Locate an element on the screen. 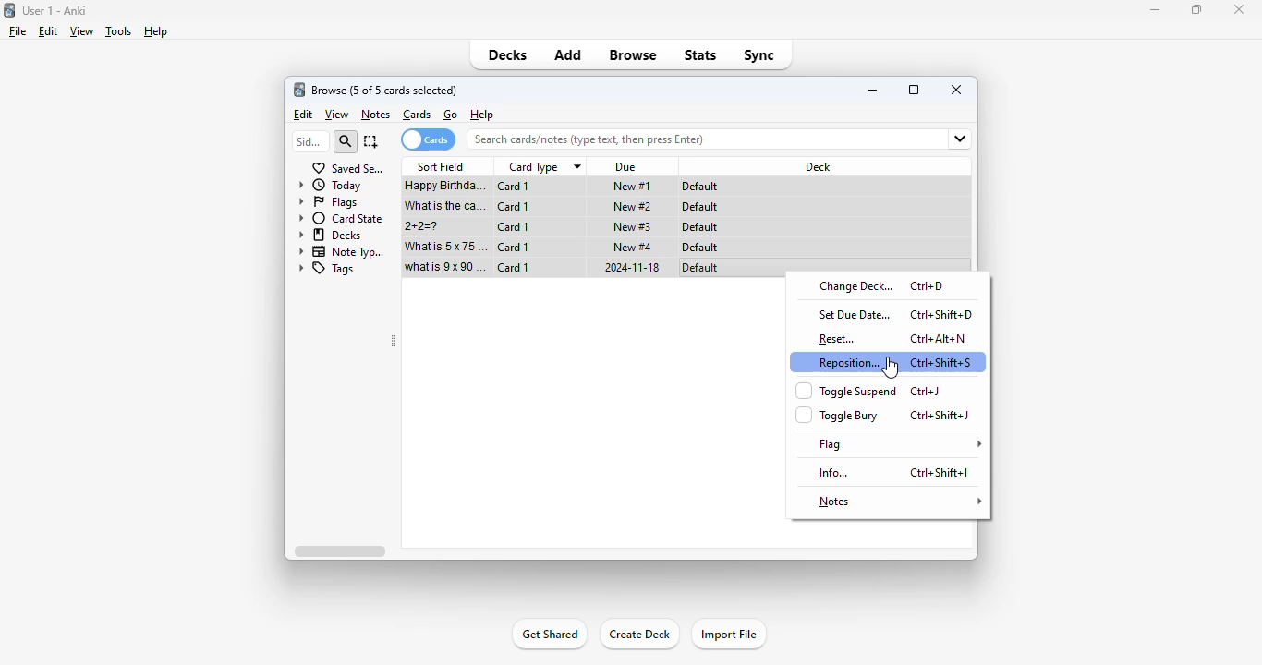 The image size is (1262, 665). maximize is located at coordinates (914, 89).